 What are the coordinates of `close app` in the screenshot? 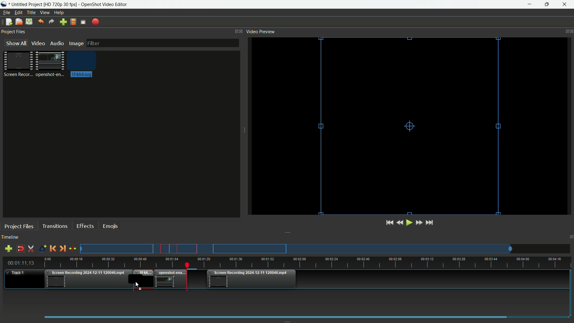 It's located at (565, 4).